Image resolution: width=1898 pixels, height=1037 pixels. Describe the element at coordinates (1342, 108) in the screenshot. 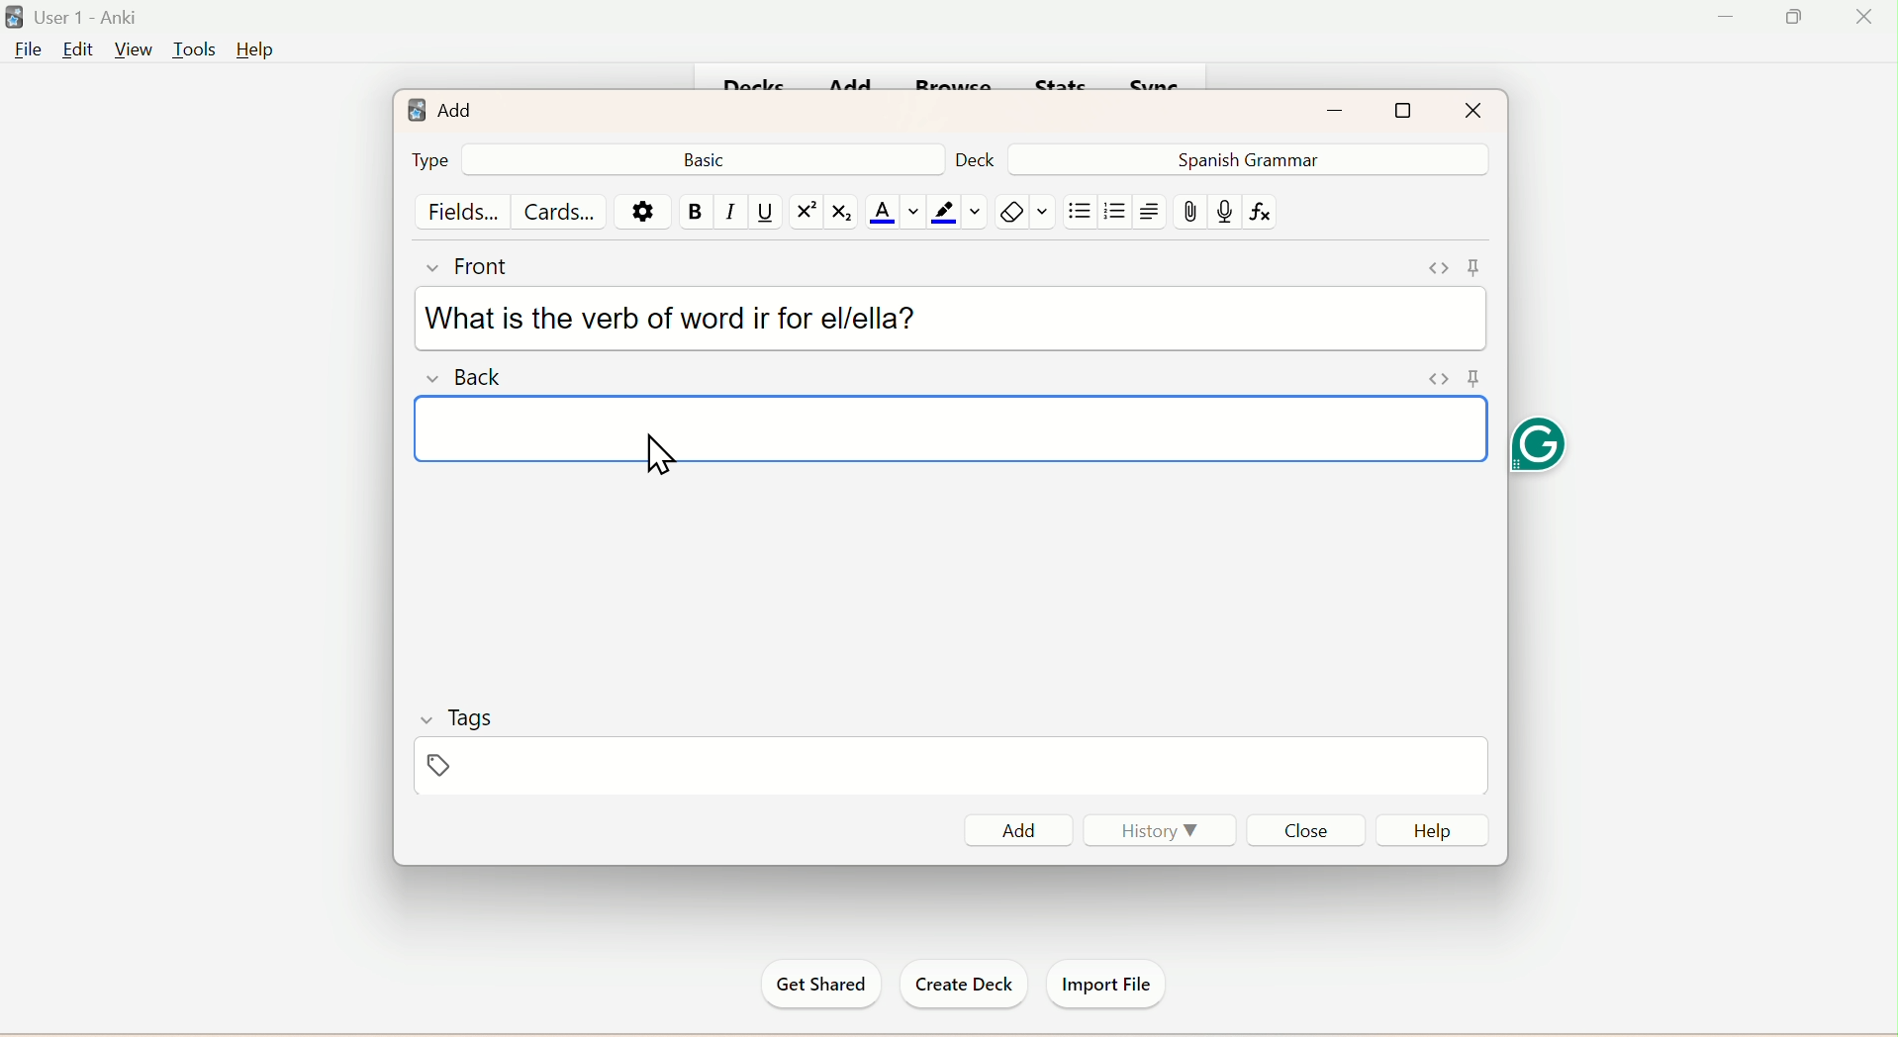

I see `Minimize` at that location.